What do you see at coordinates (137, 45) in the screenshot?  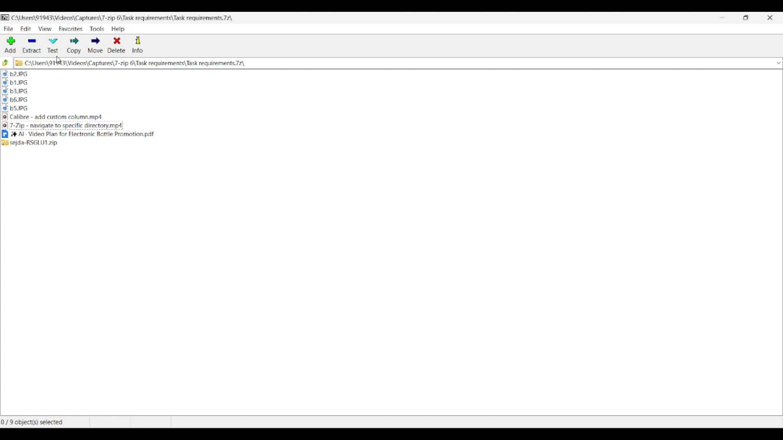 I see `Info` at bounding box center [137, 45].